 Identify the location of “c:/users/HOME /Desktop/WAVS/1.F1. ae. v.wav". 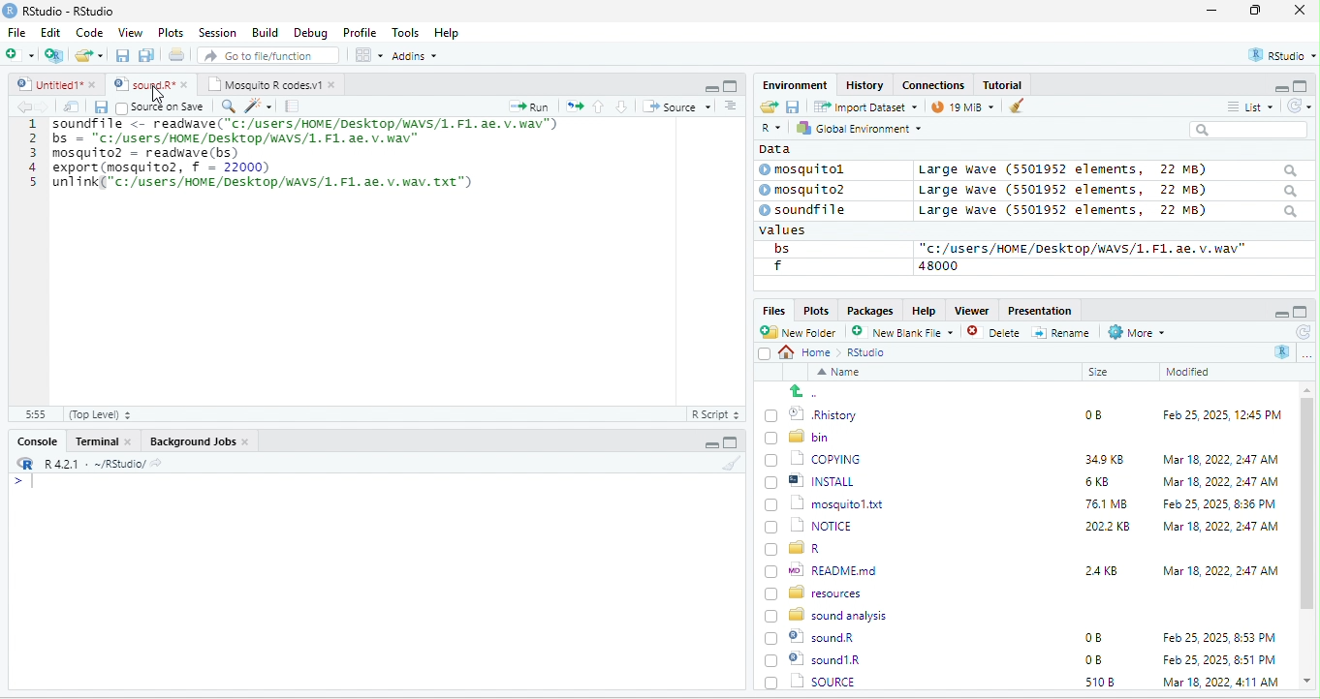
(1083, 248).